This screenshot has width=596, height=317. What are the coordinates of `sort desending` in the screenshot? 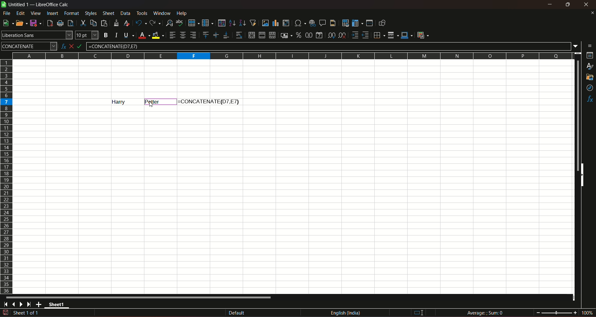 It's located at (243, 23).